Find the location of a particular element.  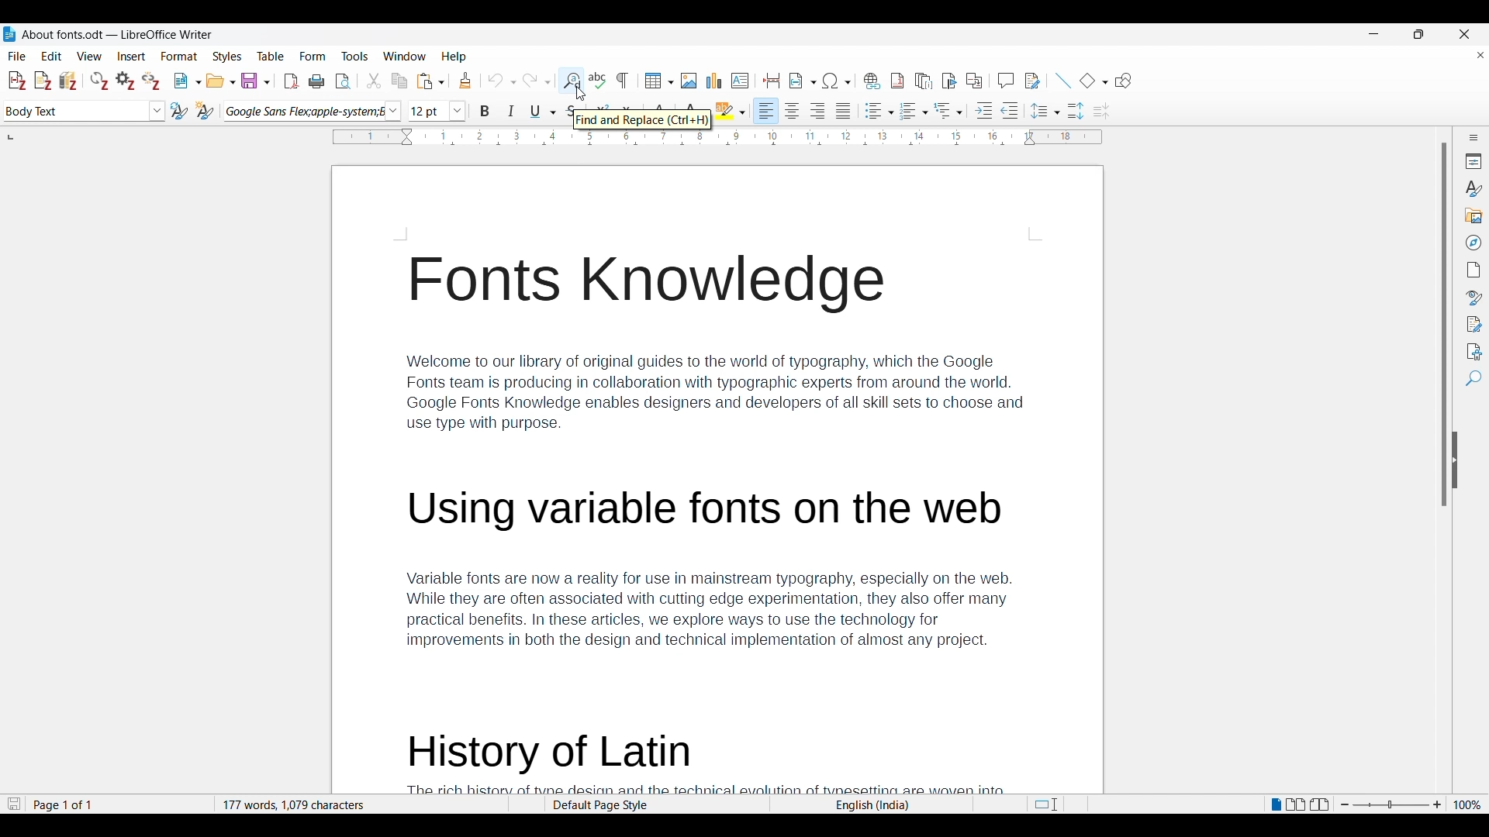

Basic shape options is located at coordinates (1093, 81).